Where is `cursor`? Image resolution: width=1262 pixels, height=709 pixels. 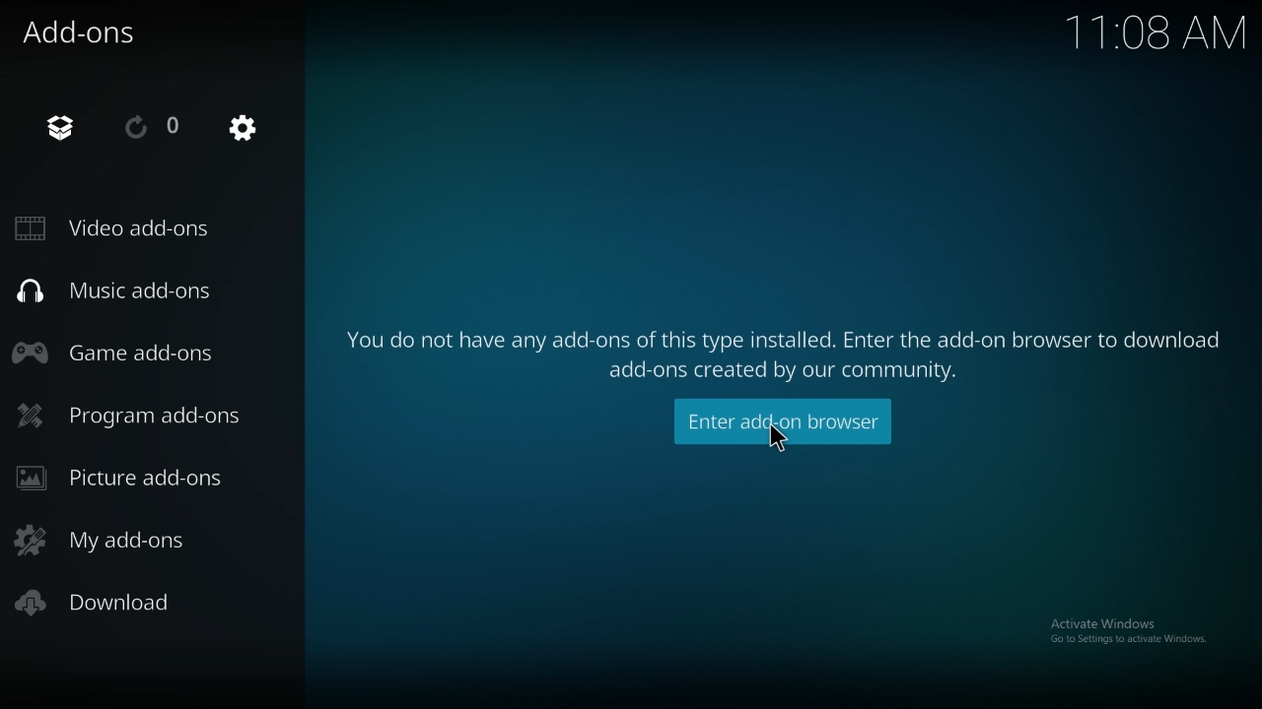 cursor is located at coordinates (776, 438).